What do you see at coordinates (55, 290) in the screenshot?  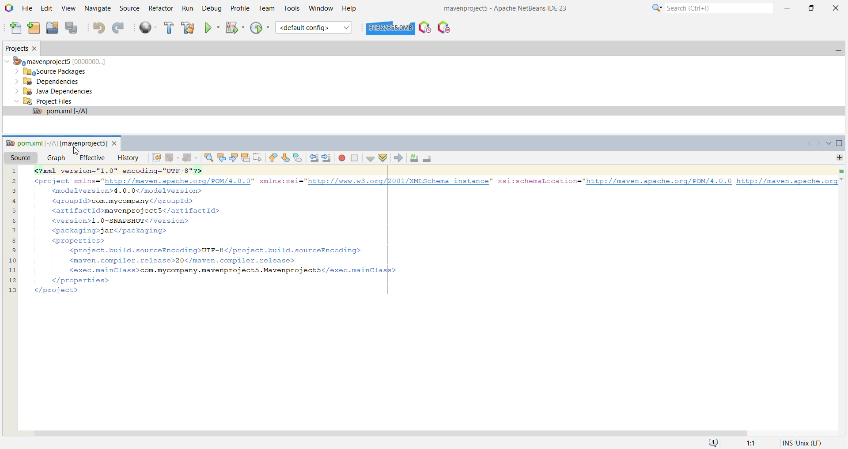 I see `</project>` at bounding box center [55, 290].